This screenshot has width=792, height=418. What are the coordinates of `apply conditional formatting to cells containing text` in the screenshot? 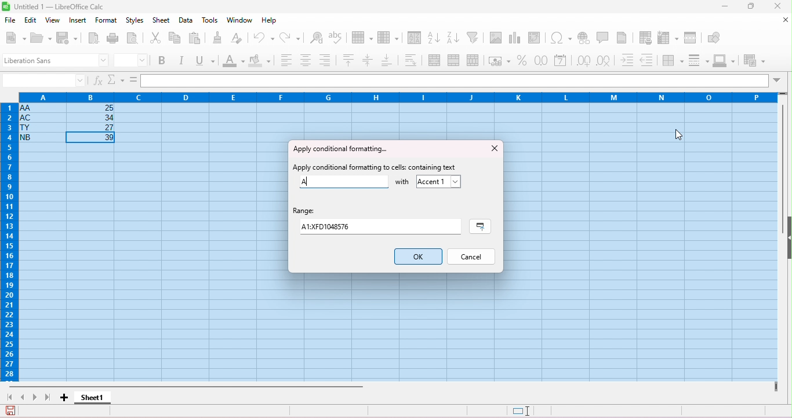 It's located at (377, 167).